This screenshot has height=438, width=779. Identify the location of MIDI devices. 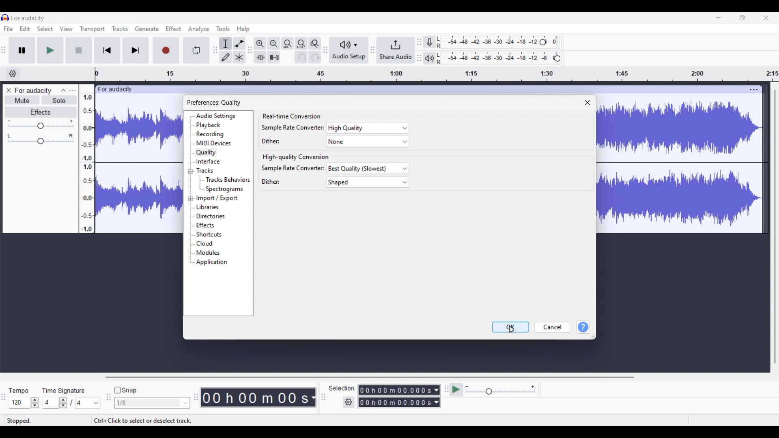
(213, 143).